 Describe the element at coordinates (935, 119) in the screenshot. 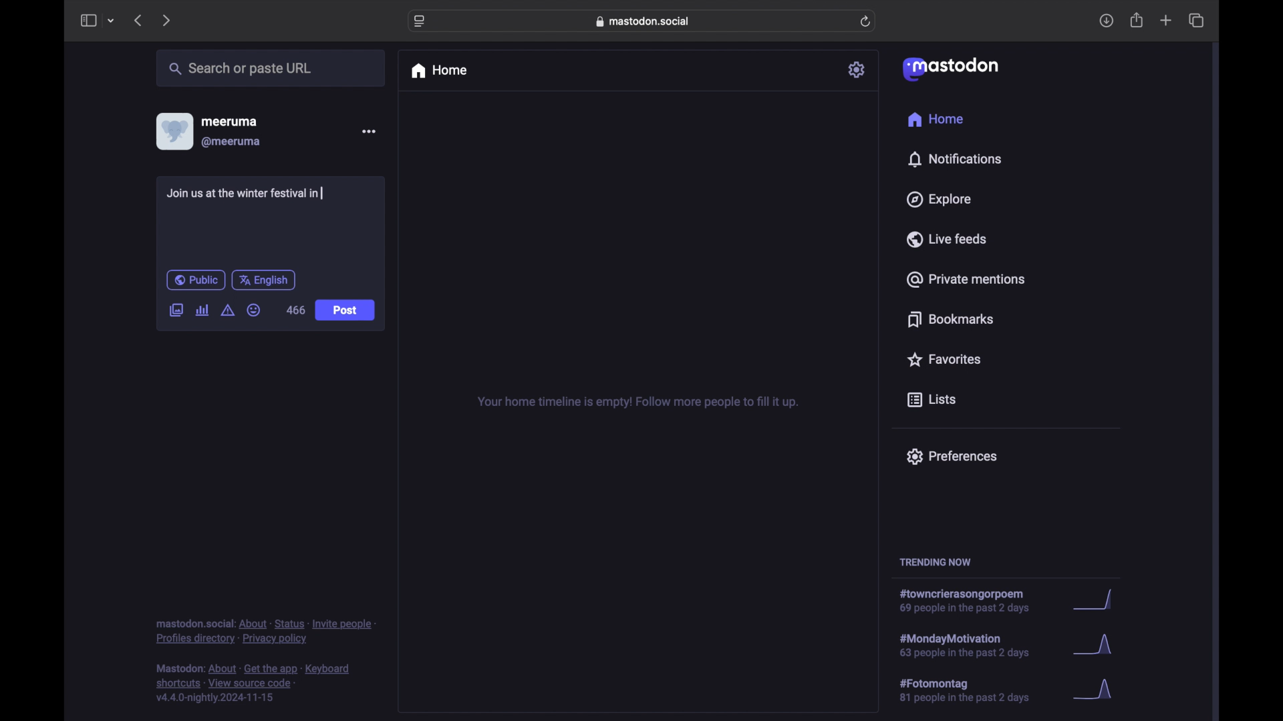

I see `home` at that location.